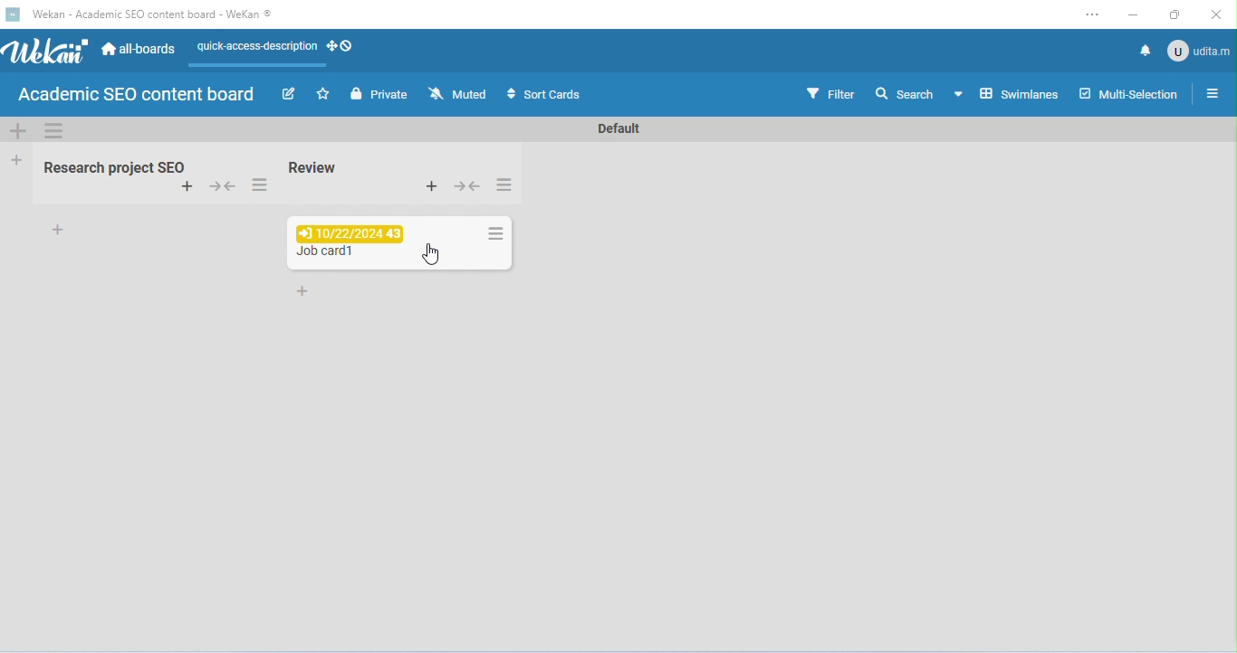  I want to click on minimize, so click(1133, 16).